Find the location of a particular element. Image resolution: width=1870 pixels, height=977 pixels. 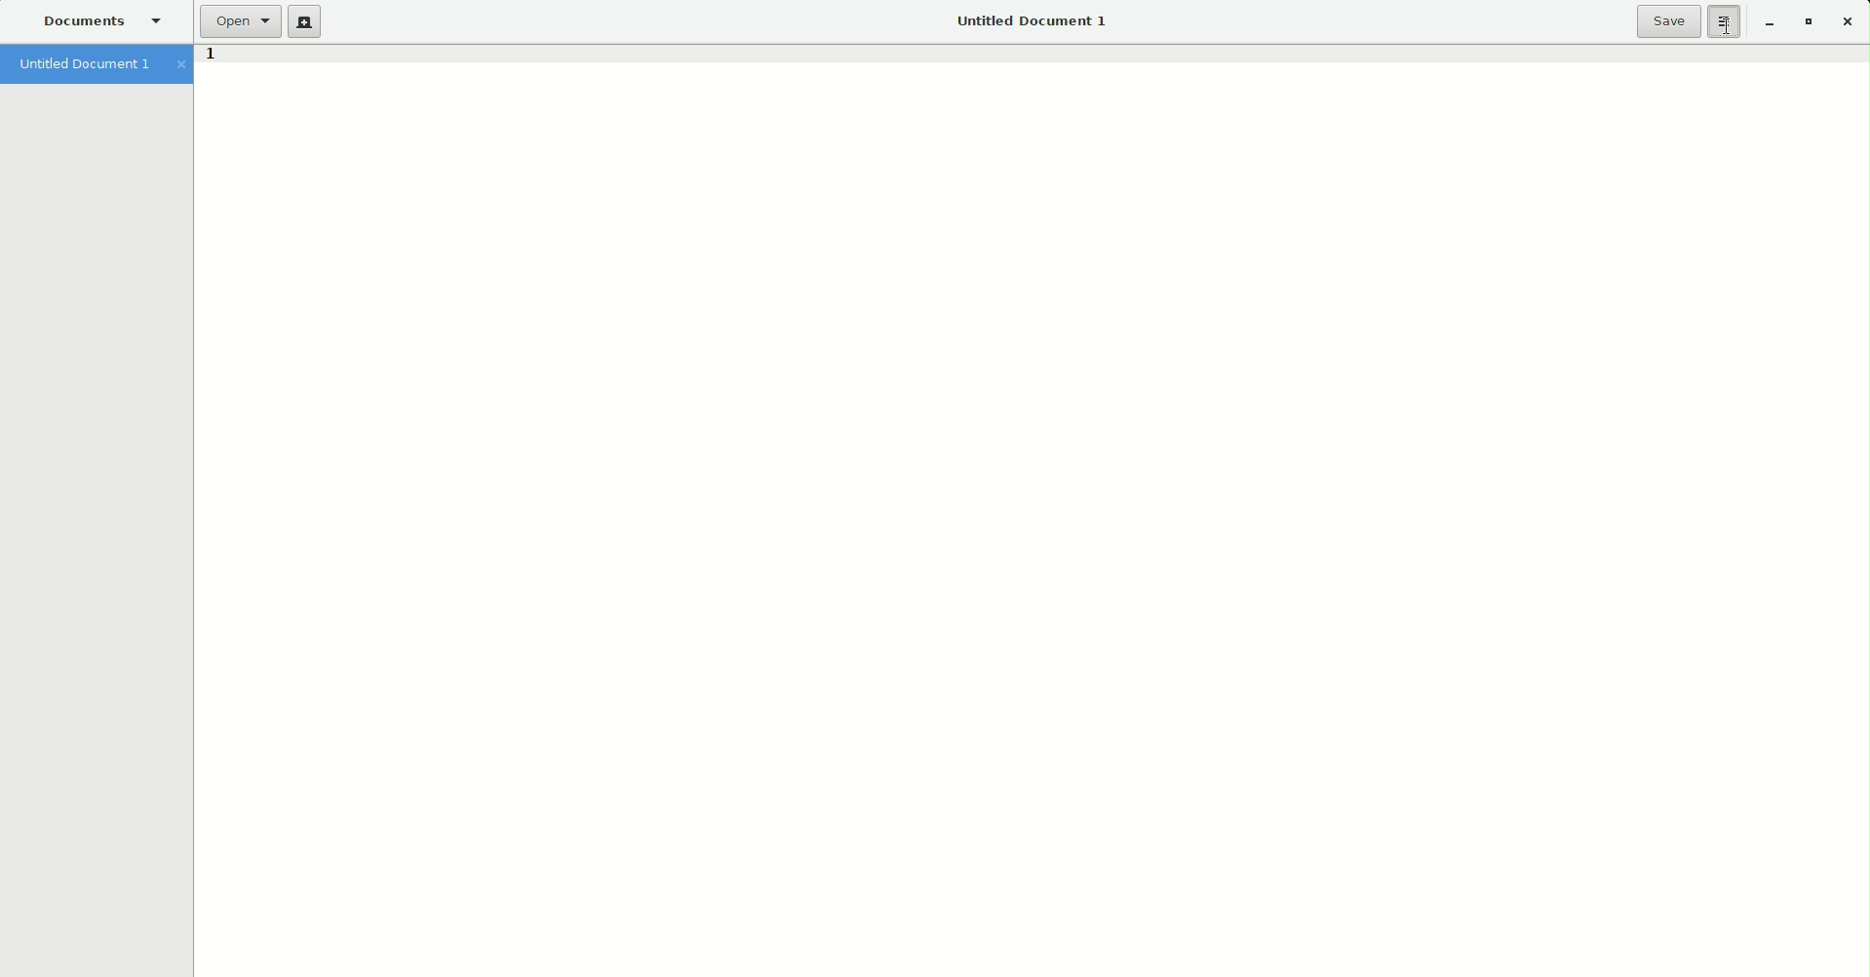

Save is located at coordinates (1668, 21).